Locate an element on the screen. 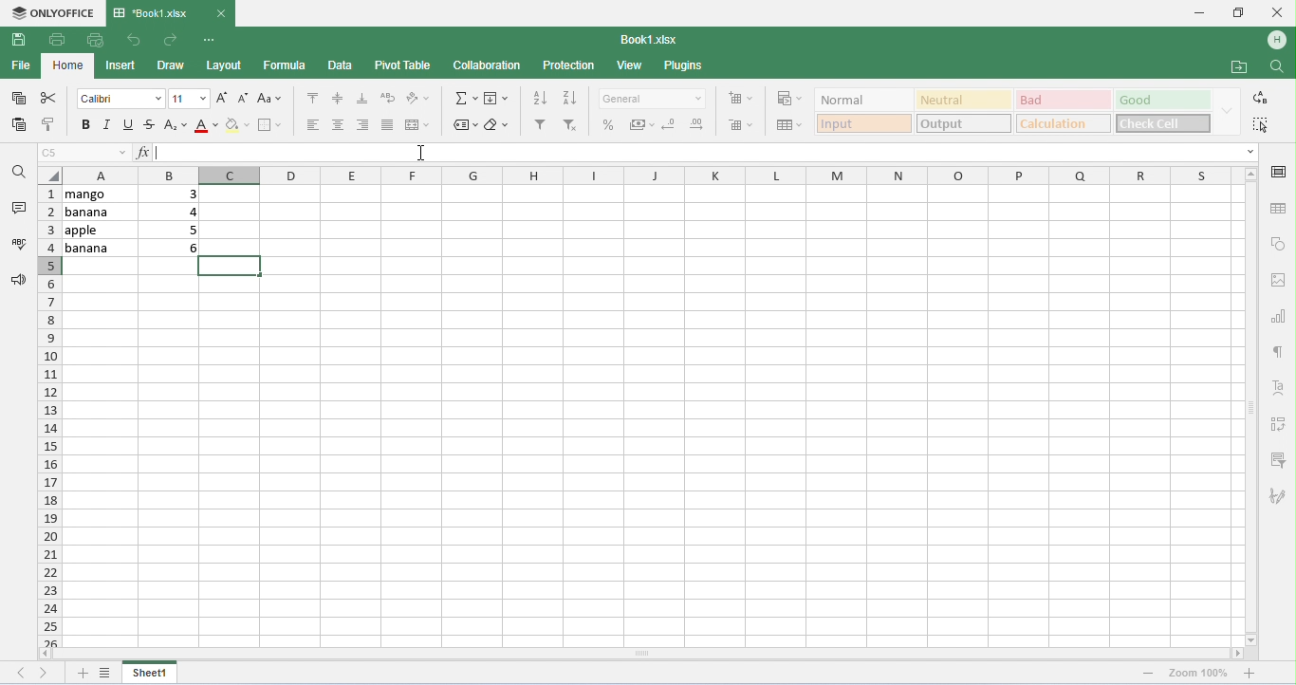 The height and width of the screenshot is (685, 1296). delete cells is located at coordinates (739, 125).